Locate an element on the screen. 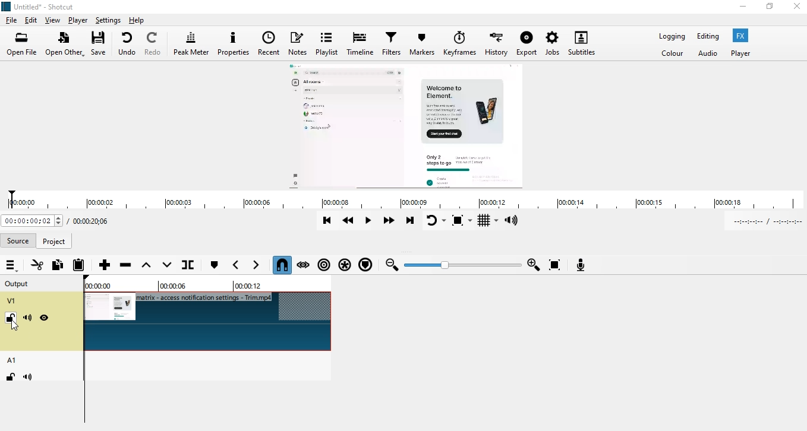 This screenshot has height=431, width=807. colour is located at coordinates (673, 55).